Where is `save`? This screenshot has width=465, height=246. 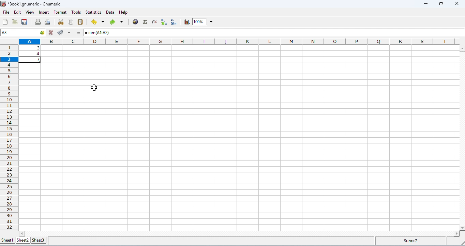
save is located at coordinates (25, 22).